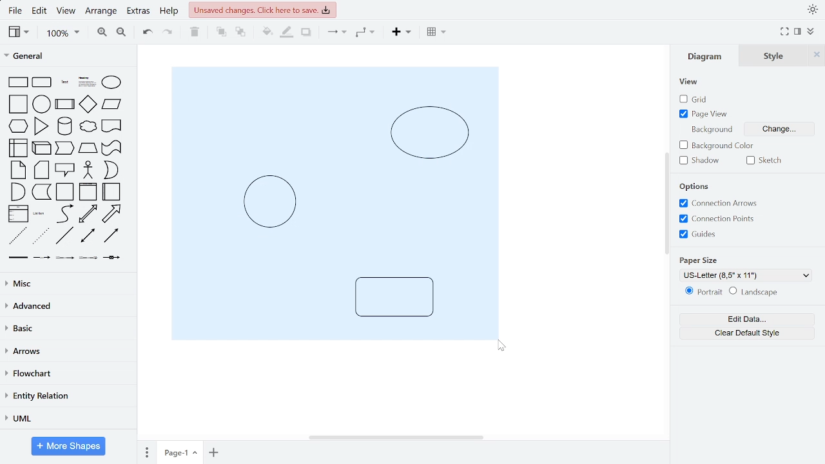 The image size is (825, 464). Describe the element at coordinates (88, 148) in the screenshot. I see `trapezoid` at that location.